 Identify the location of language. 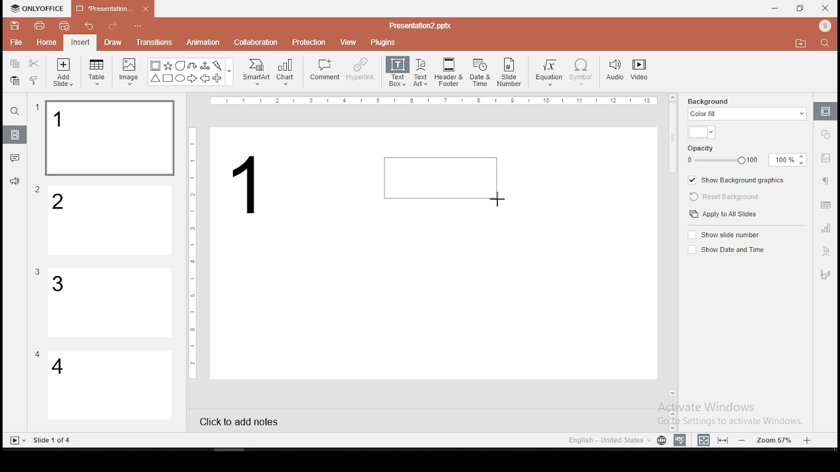
(661, 441).